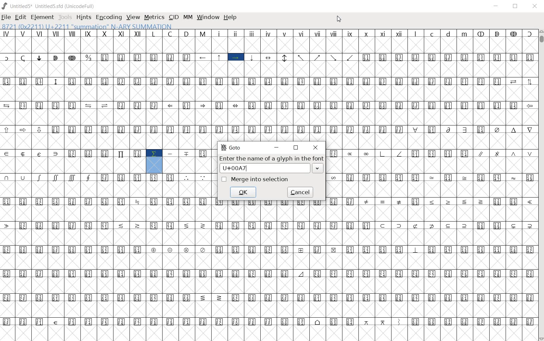 The width and height of the screenshot is (544, 341). I want to click on empty cells, so click(270, 117).